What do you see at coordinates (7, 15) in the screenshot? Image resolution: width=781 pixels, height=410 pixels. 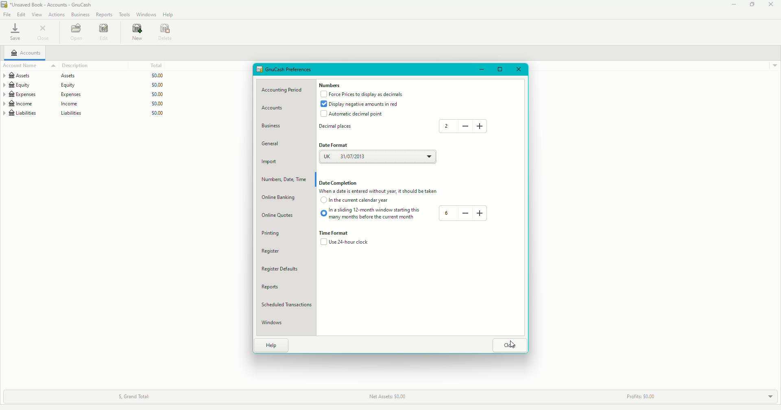 I see `File` at bounding box center [7, 15].